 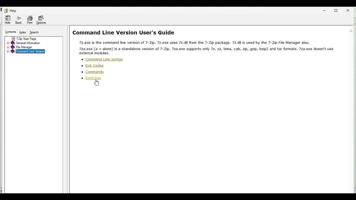 What do you see at coordinates (29, 20) in the screenshot?
I see `Print` at bounding box center [29, 20].